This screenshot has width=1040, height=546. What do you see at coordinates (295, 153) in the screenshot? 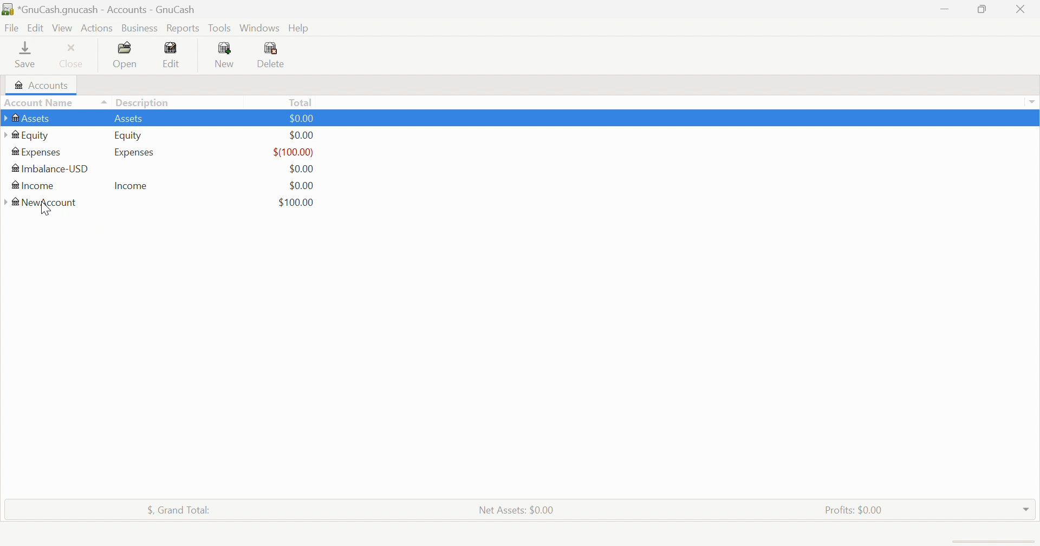
I see `$(100.00)` at bounding box center [295, 153].